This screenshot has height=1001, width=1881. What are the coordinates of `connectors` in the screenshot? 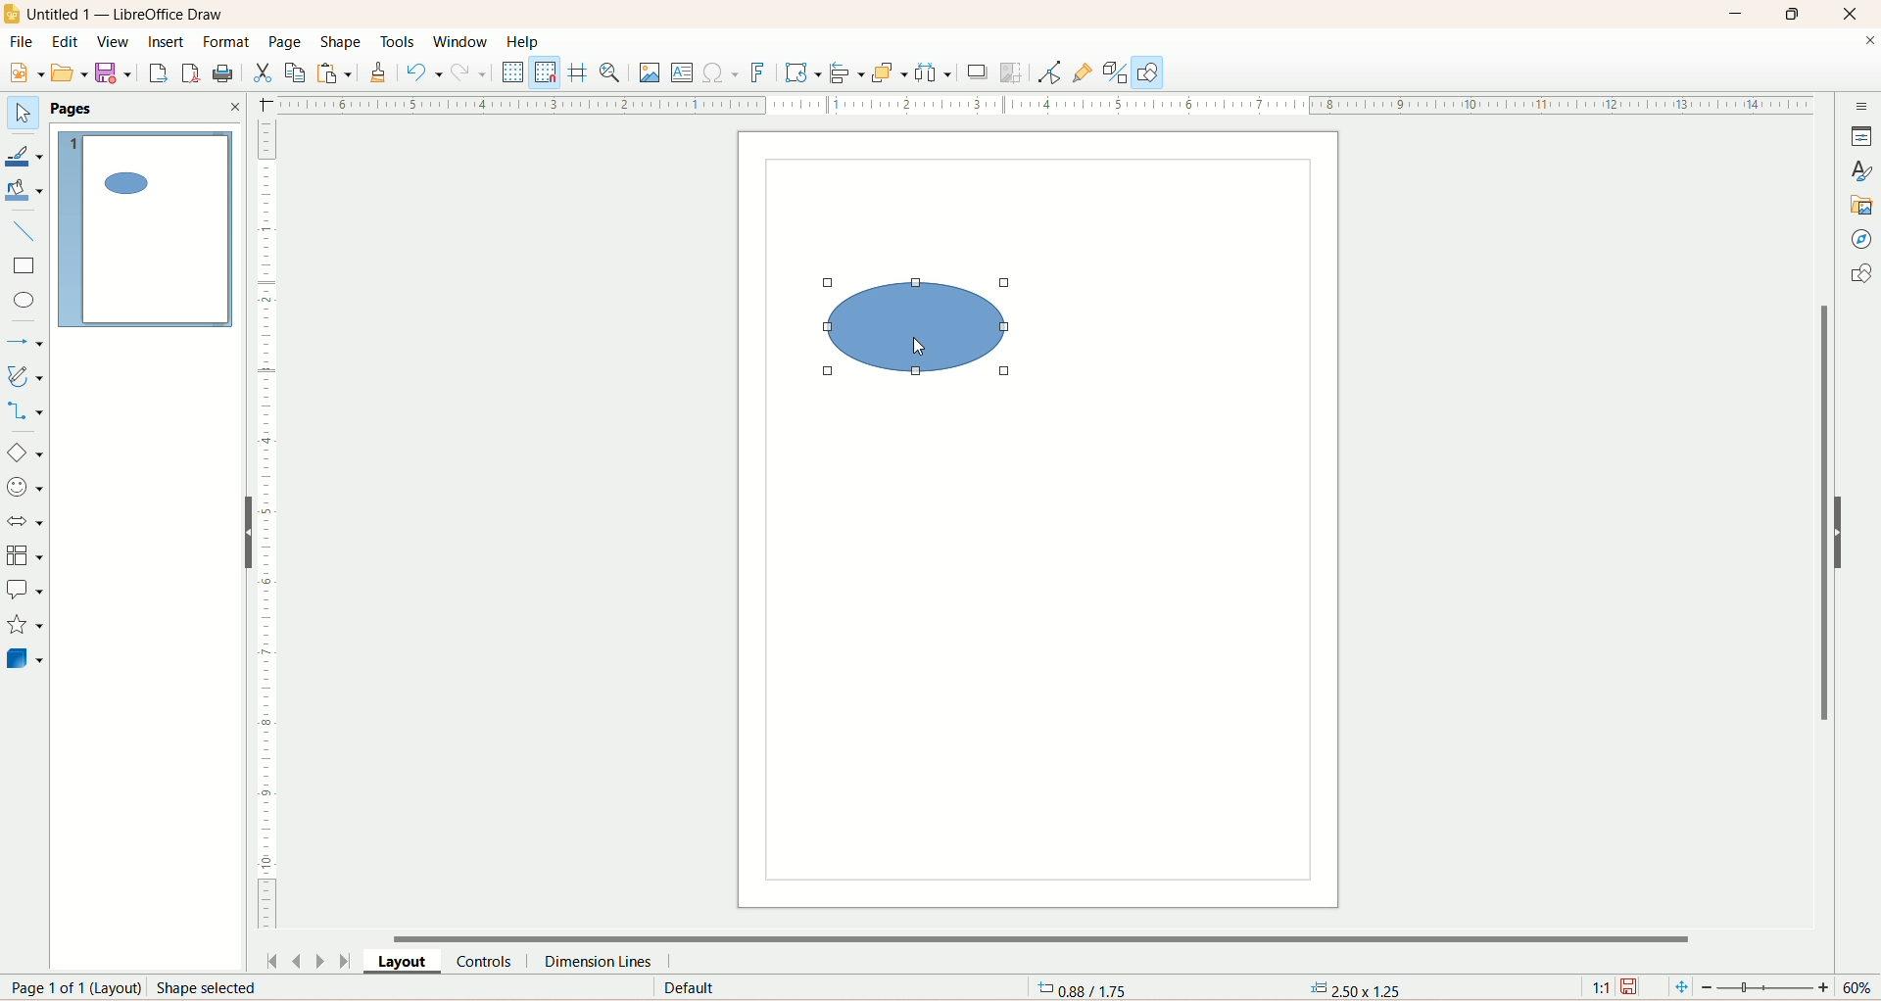 It's located at (26, 411).